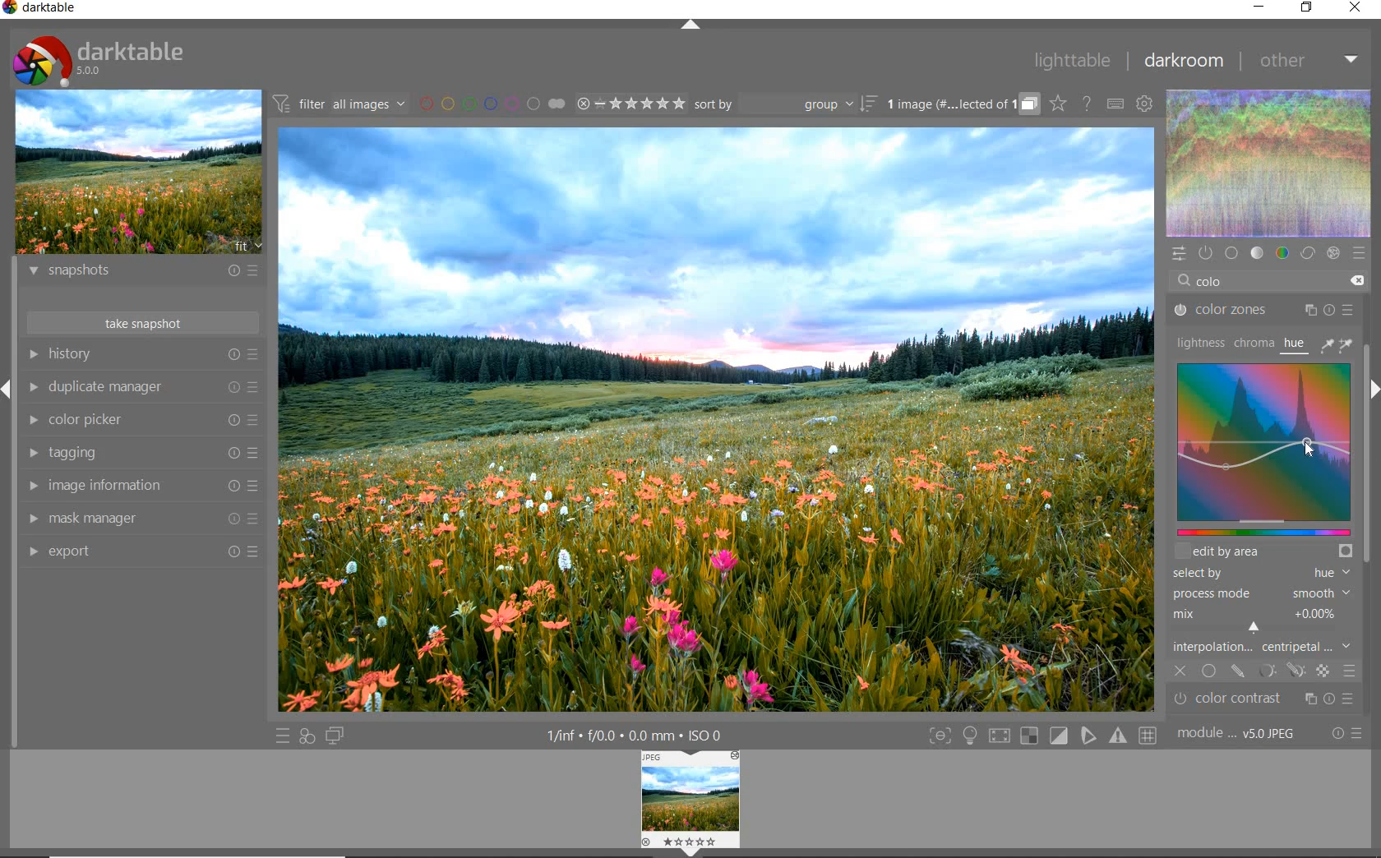  Describe the element at coordinates (1333, 254) in the screenshot. I see `effect` at that location.